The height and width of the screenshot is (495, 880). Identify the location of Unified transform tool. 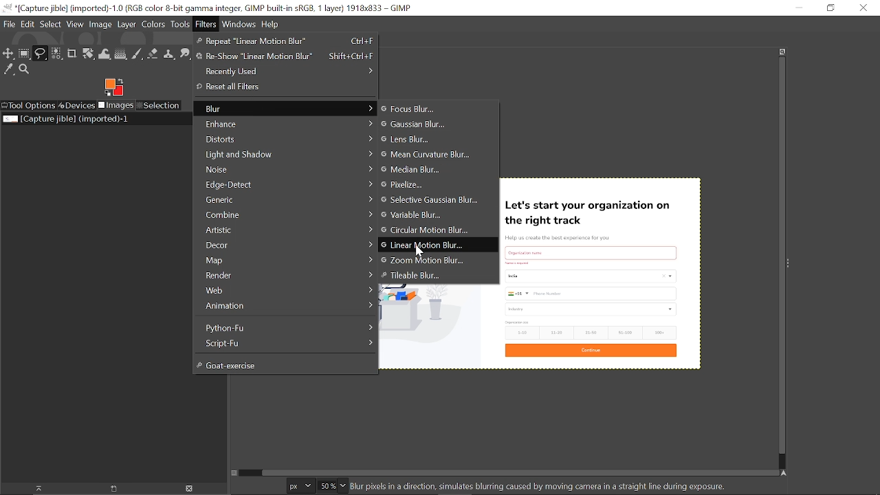
(88, 54).